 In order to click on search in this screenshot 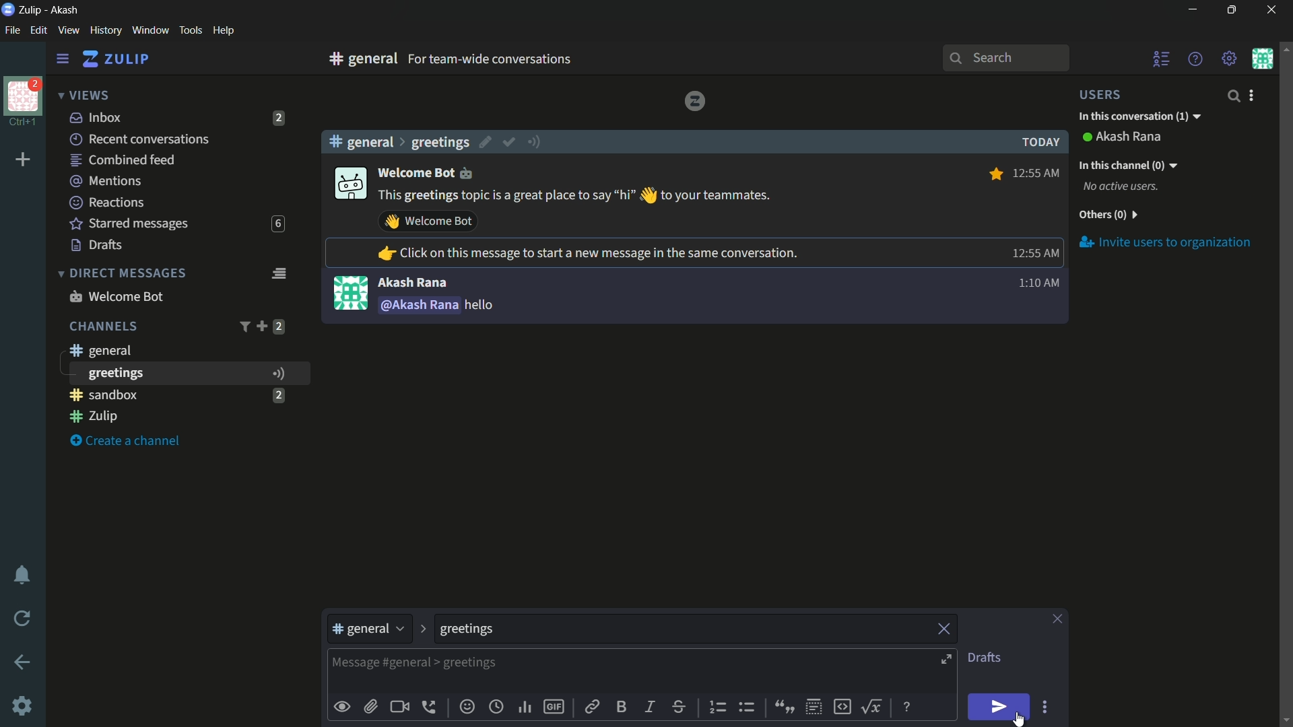, I will do `click(1232, 96)`.